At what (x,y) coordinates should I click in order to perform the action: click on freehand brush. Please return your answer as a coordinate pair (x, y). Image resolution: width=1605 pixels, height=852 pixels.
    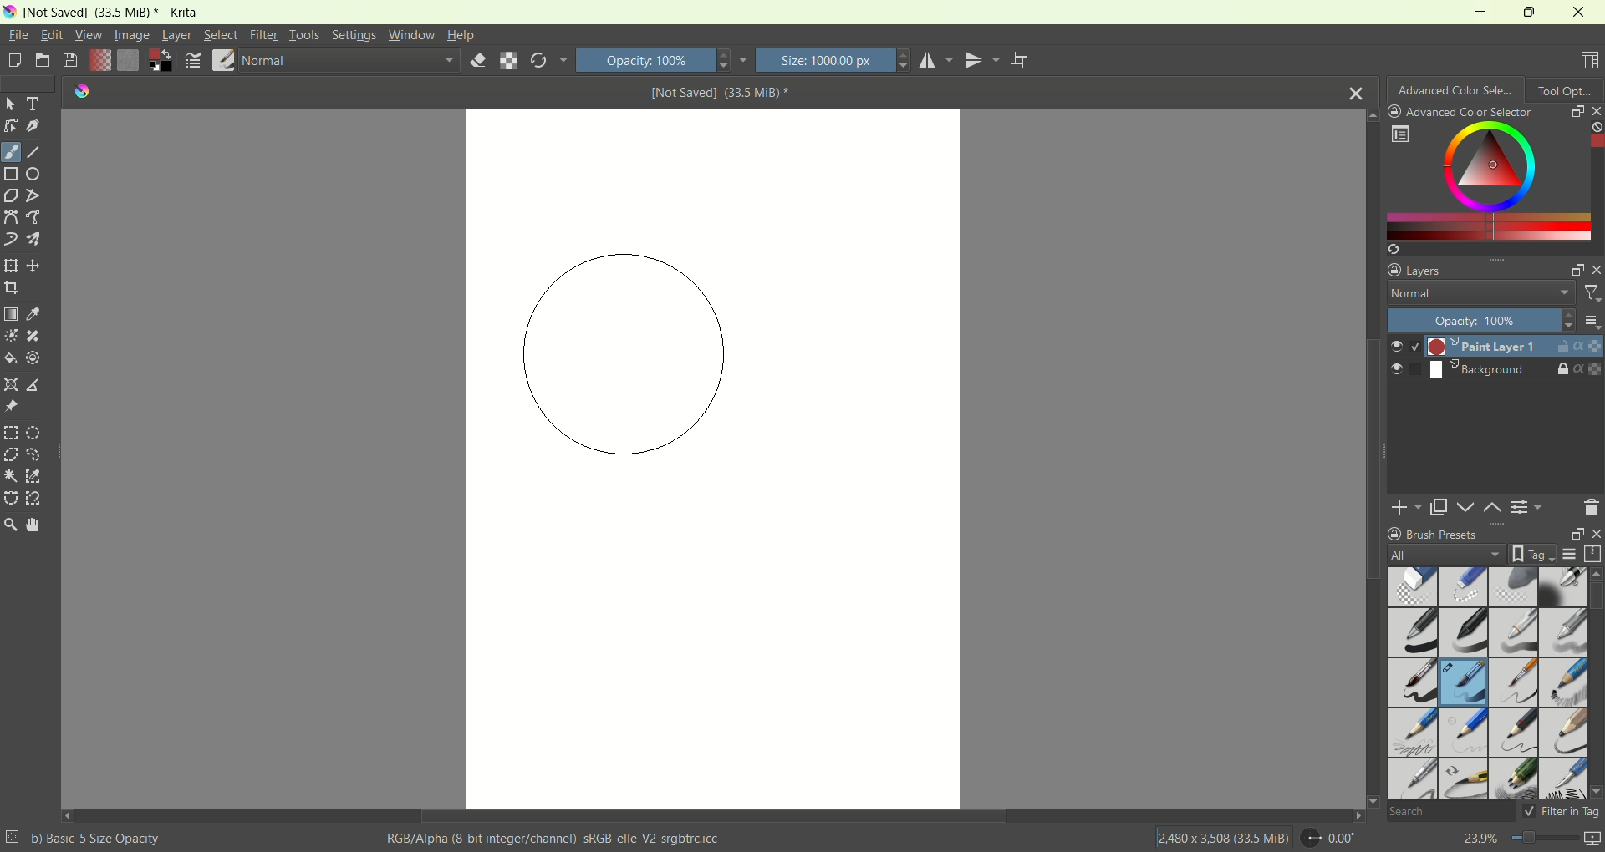
    Looking at the image, I should click on (11, 152).